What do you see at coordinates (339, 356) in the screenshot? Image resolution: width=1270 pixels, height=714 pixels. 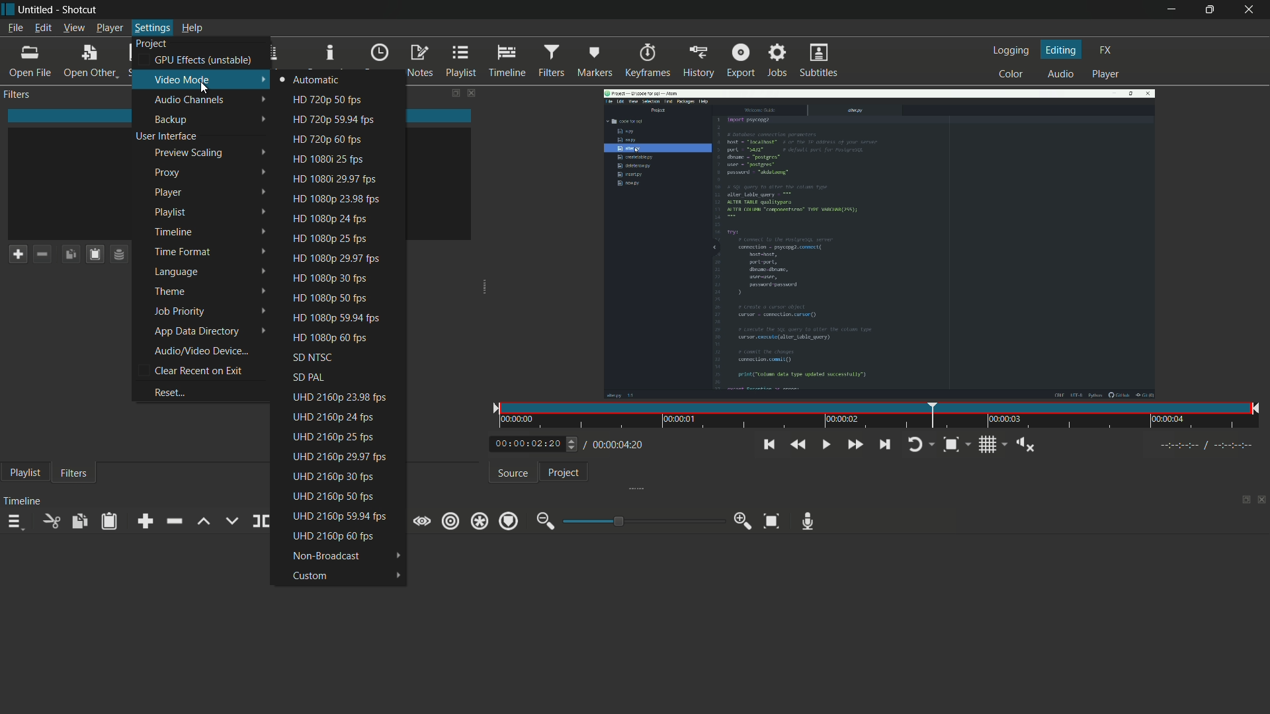 I see `sd ntsc` at bounding box center [339, 356].